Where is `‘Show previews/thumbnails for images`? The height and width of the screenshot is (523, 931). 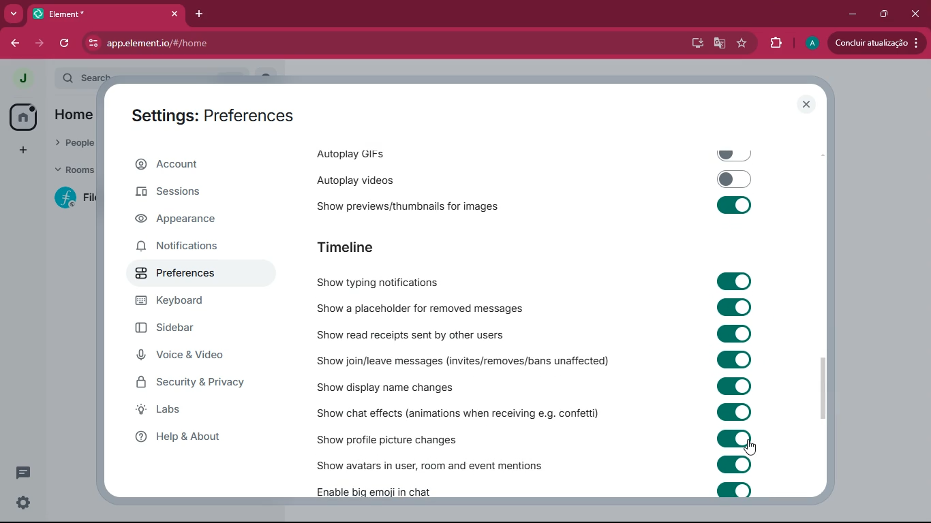 ‘Show previews/thumbnails for images is located at coordinates (535, 204).